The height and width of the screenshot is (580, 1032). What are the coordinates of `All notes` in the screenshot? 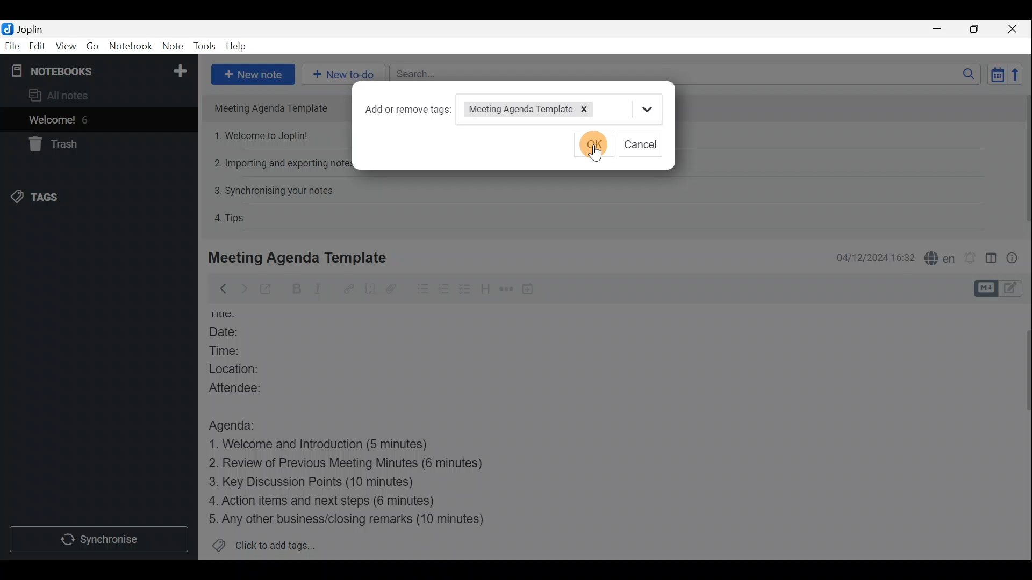 It's located at (76, 95).